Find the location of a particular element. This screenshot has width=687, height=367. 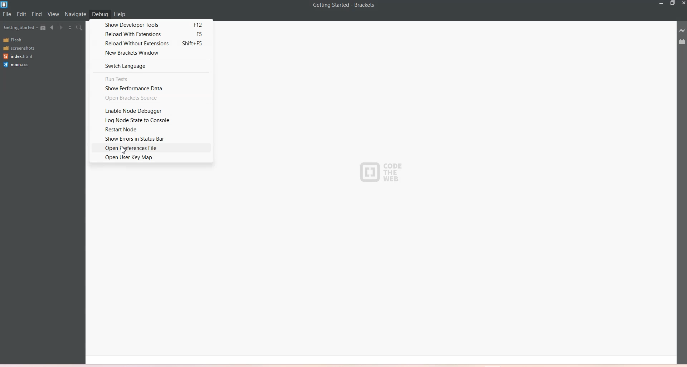

Switch language is located at coordinates (152, 66).